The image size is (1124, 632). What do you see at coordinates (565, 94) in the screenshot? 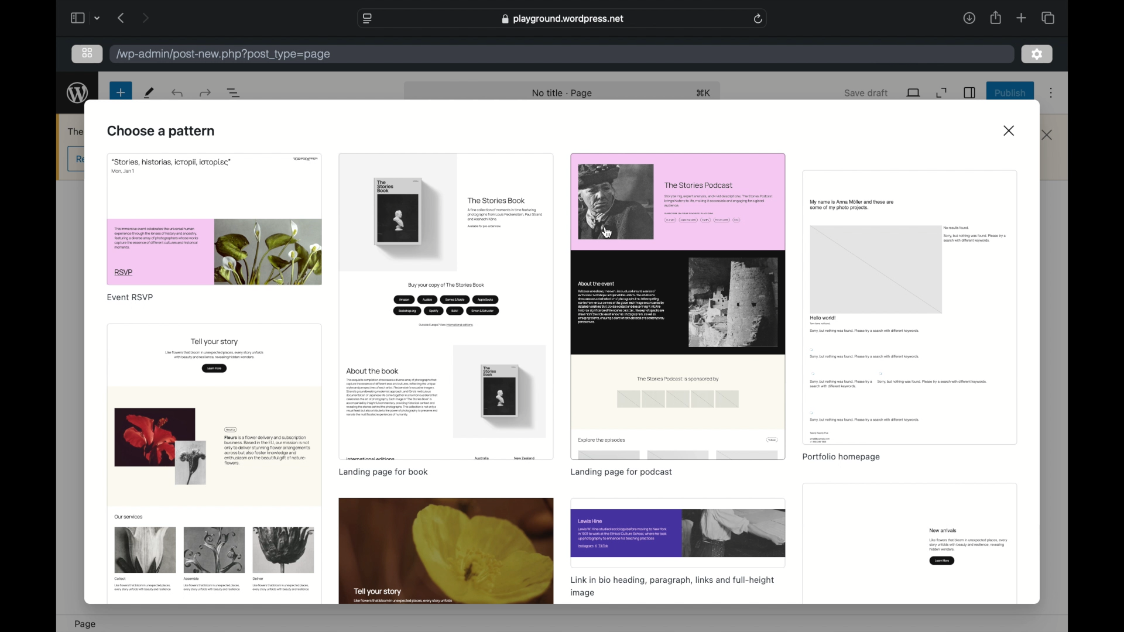
I see `no title - page` at bounding box center [565, 94].